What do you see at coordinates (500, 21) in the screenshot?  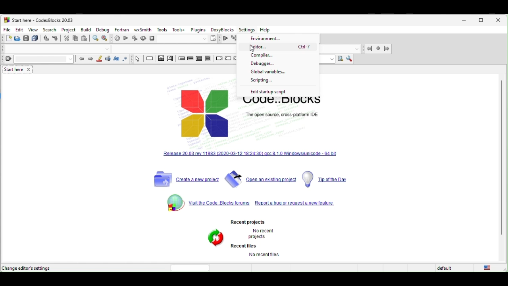 I see `close` at bounding box center [500, 21].